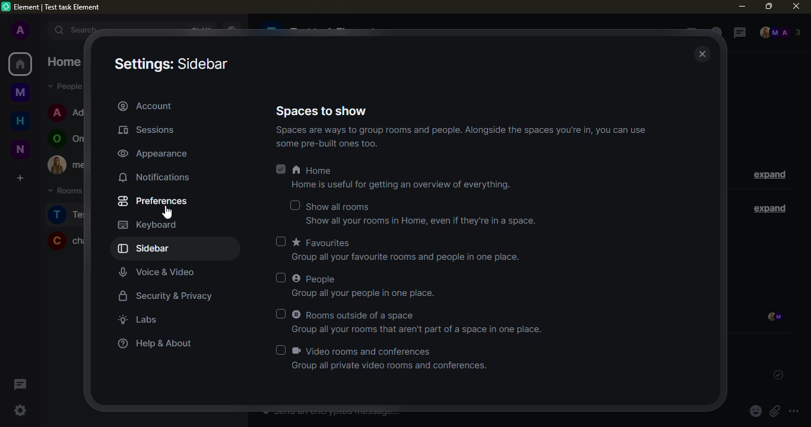 The image size is (811, 427). What do you see at coordinates (775, 375) in the screenshot?
I see `sent` at bounding box center [775, 375].